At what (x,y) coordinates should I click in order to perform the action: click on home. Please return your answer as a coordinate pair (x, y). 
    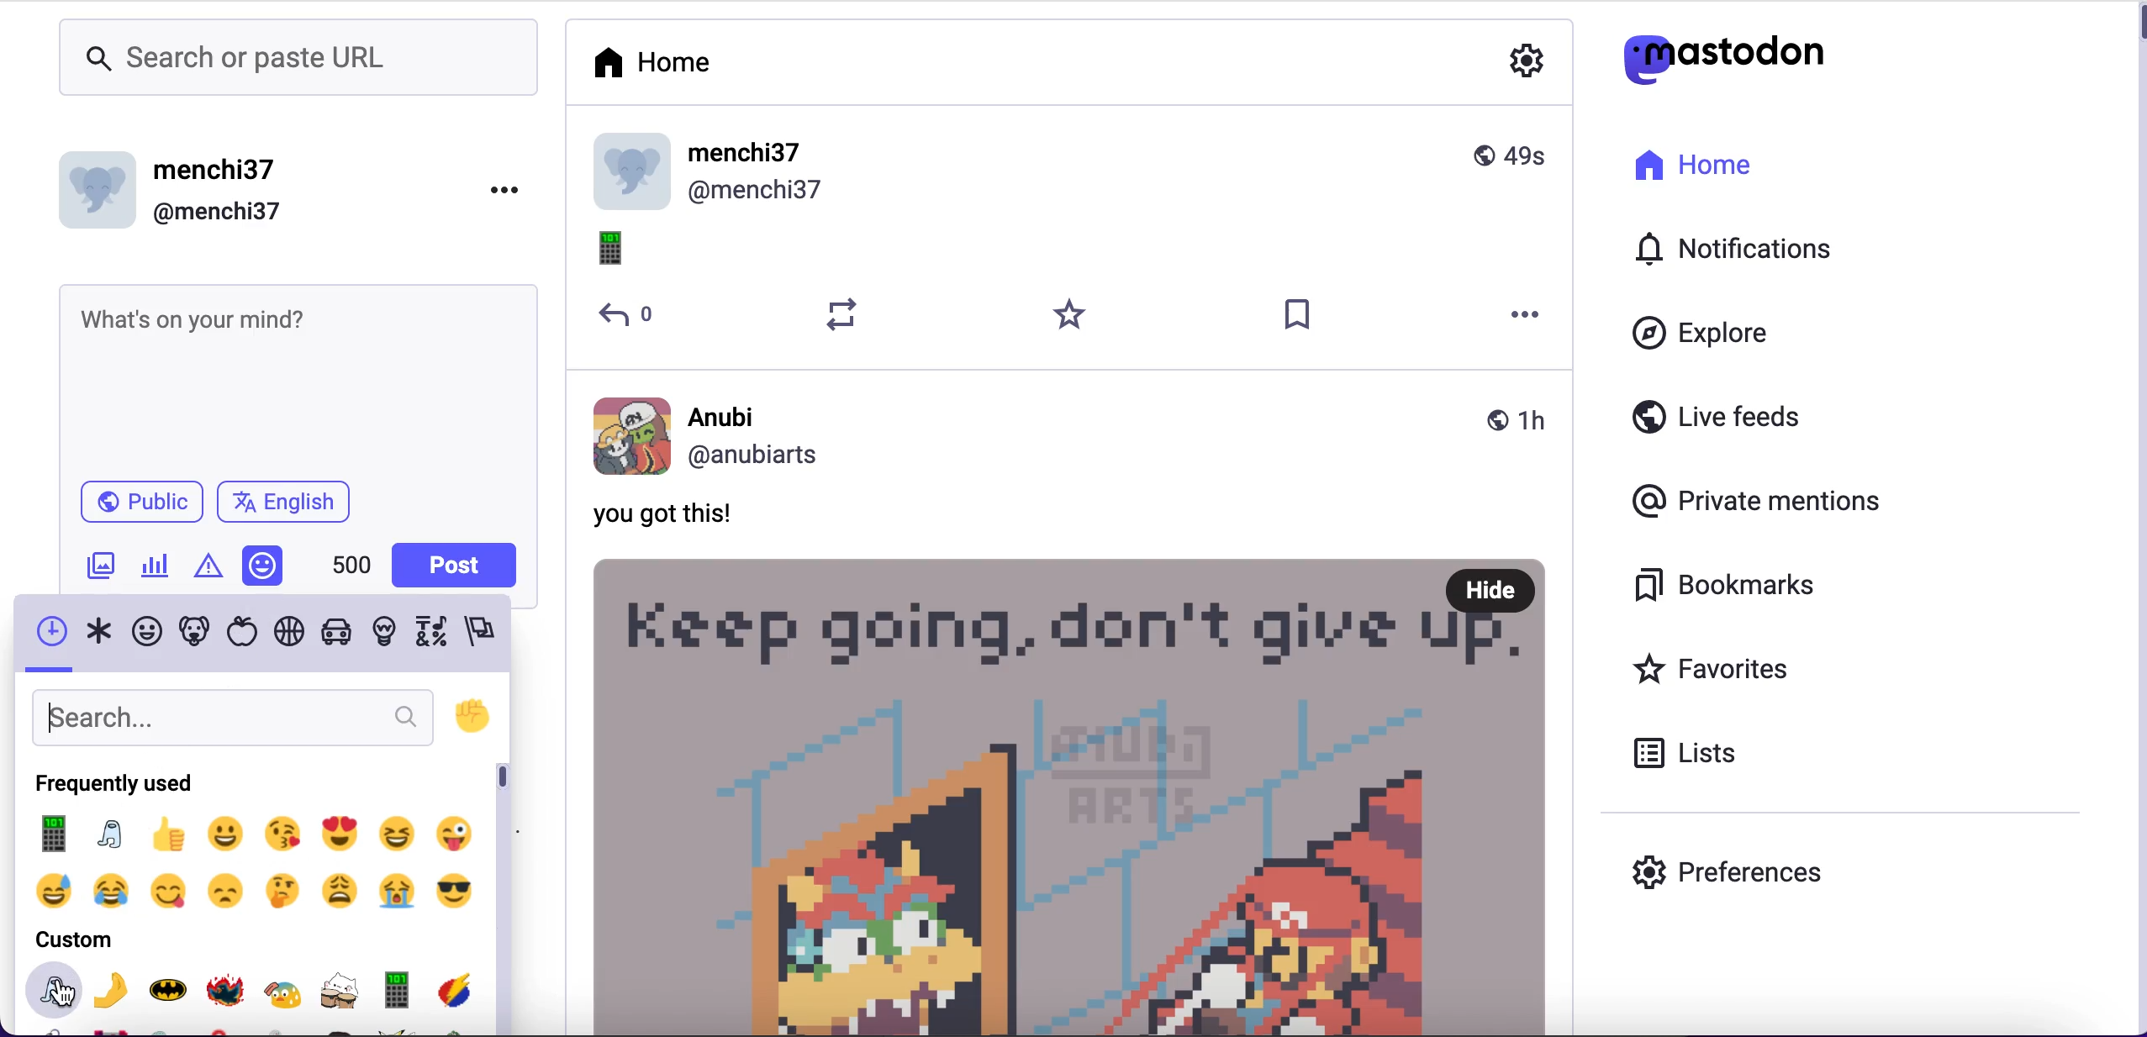
    Looking at the image, I should click on (1690, 166).